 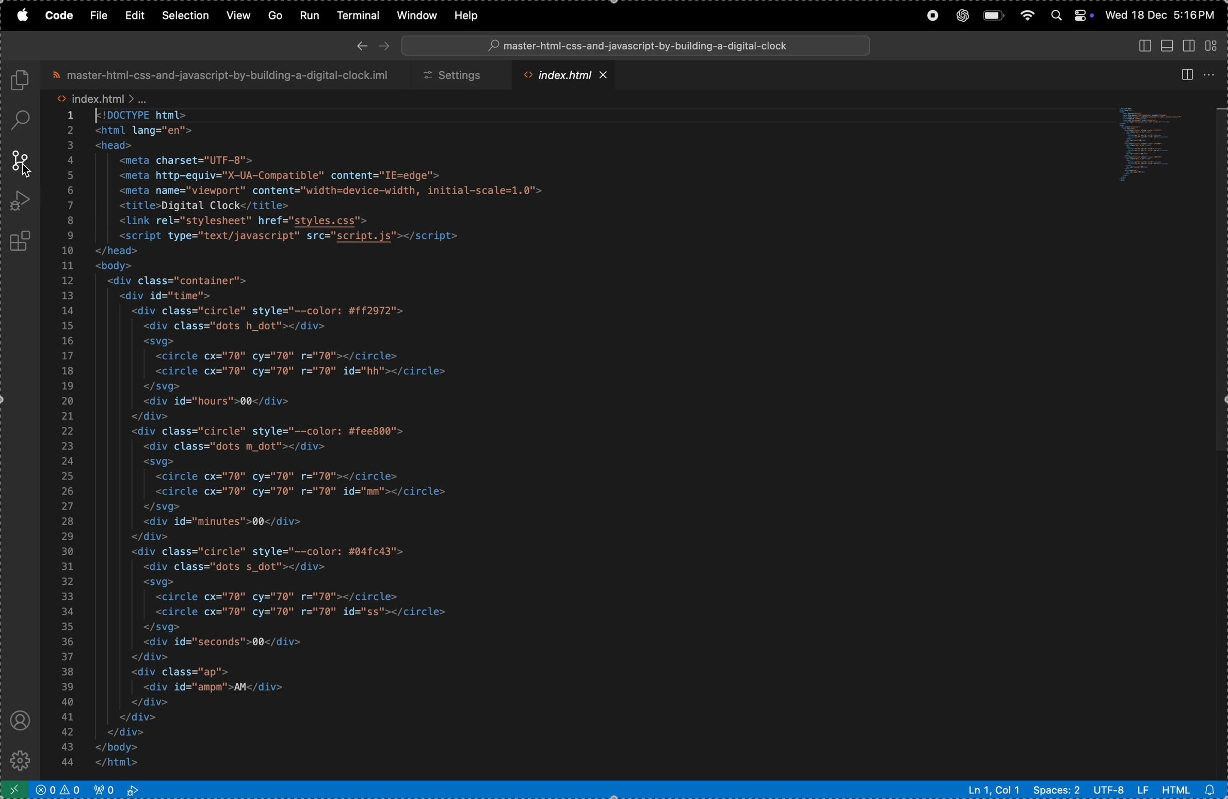 What do you see at coordinates (931, 16) in the screenshot?
I see `record` at bounding box center [931, 16].